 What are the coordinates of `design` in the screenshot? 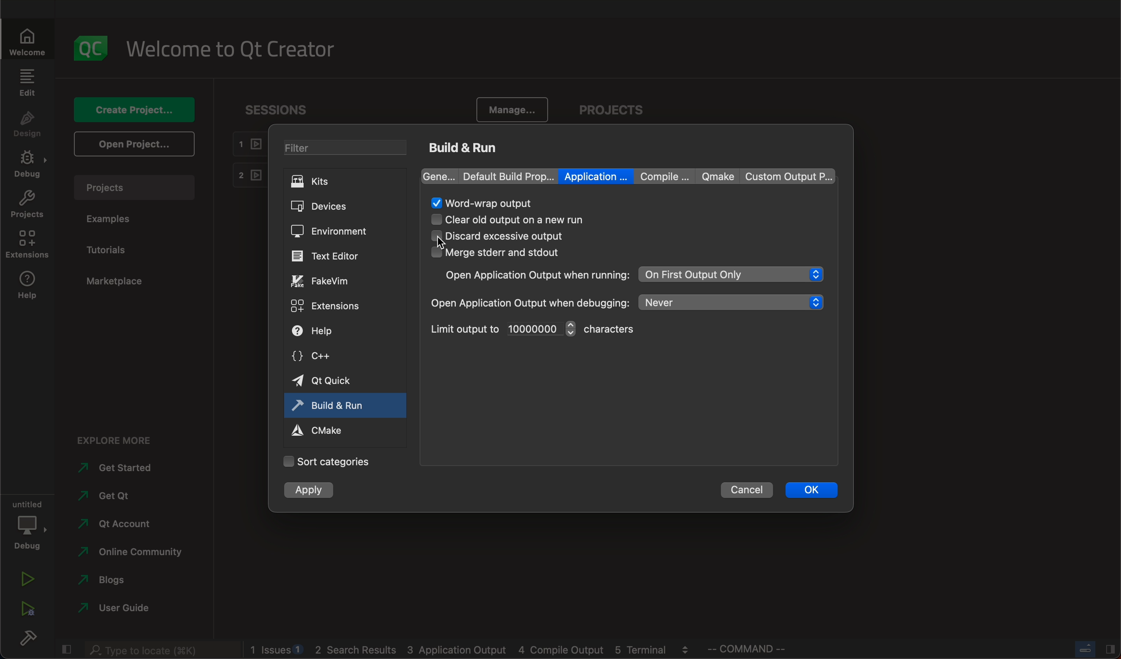 It's located at (28, 123).